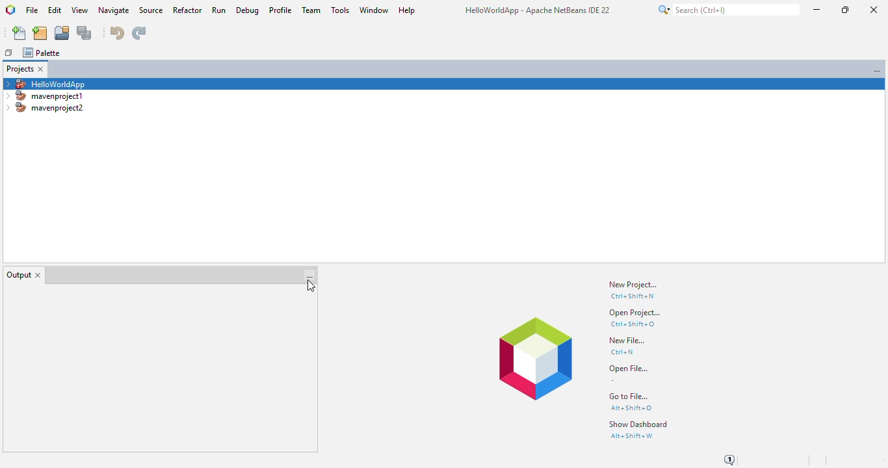 The image size is (888, 468). I want to click on logo, so click(10, 10).